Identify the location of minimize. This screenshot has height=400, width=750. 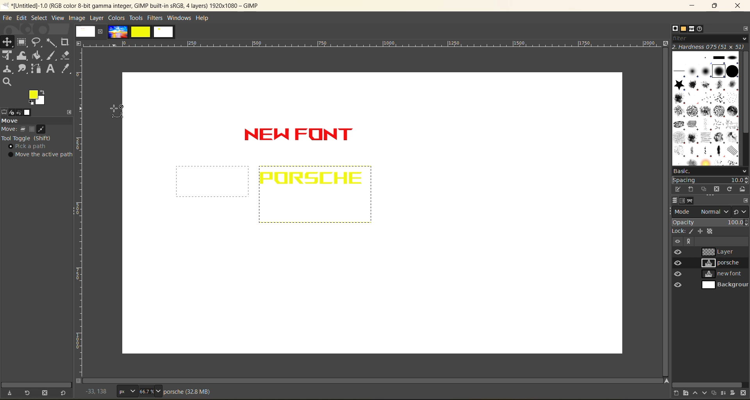
(693, 6).